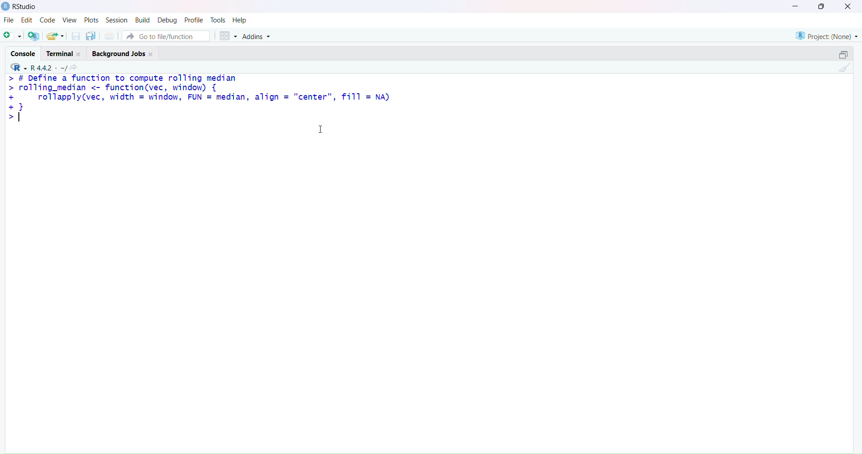  Describe the element at coordinates (59, 54) in the screenshot. I see `terminal` at that location.